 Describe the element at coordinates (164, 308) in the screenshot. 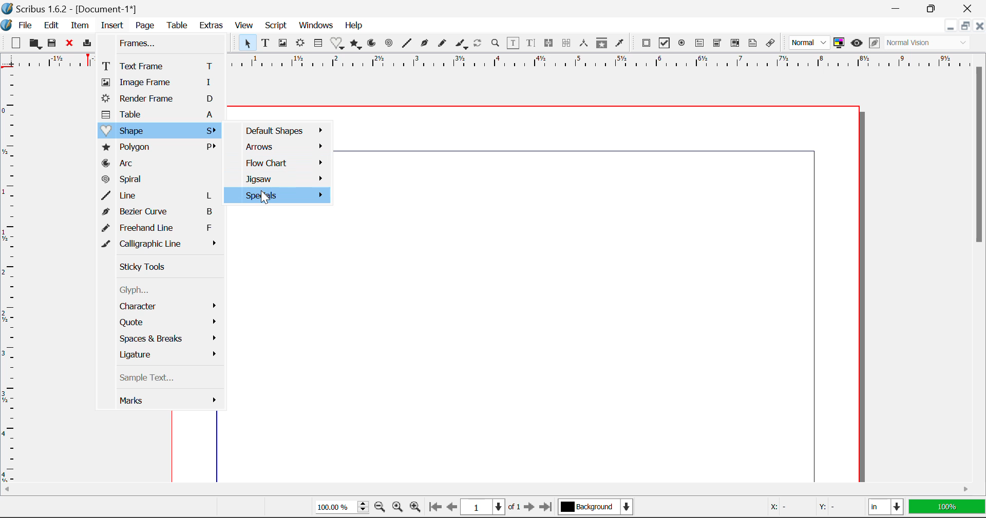

I see `Character` at that location.